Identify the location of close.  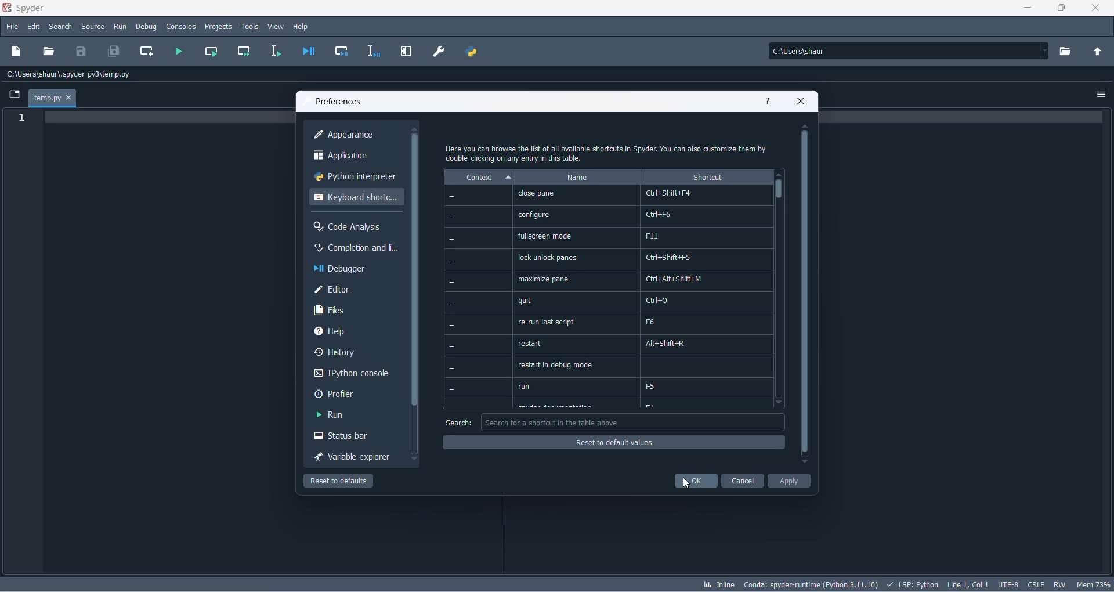
(1094, 11).